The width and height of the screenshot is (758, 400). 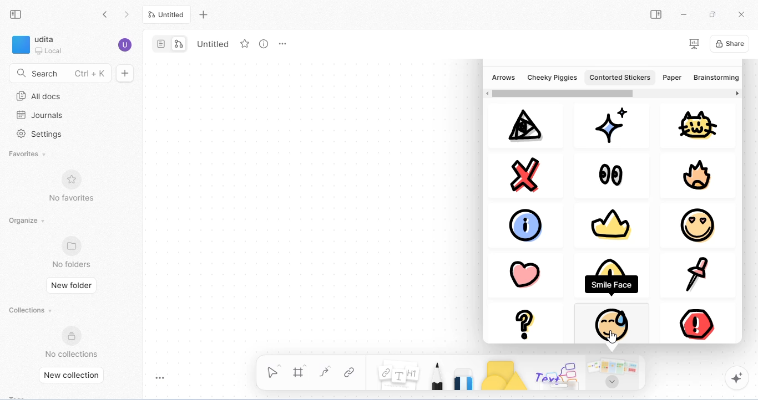 What do you see at coordinates (616, 375) in the screenshot?
I see `arrows and more` at bounding box center [616, 375].